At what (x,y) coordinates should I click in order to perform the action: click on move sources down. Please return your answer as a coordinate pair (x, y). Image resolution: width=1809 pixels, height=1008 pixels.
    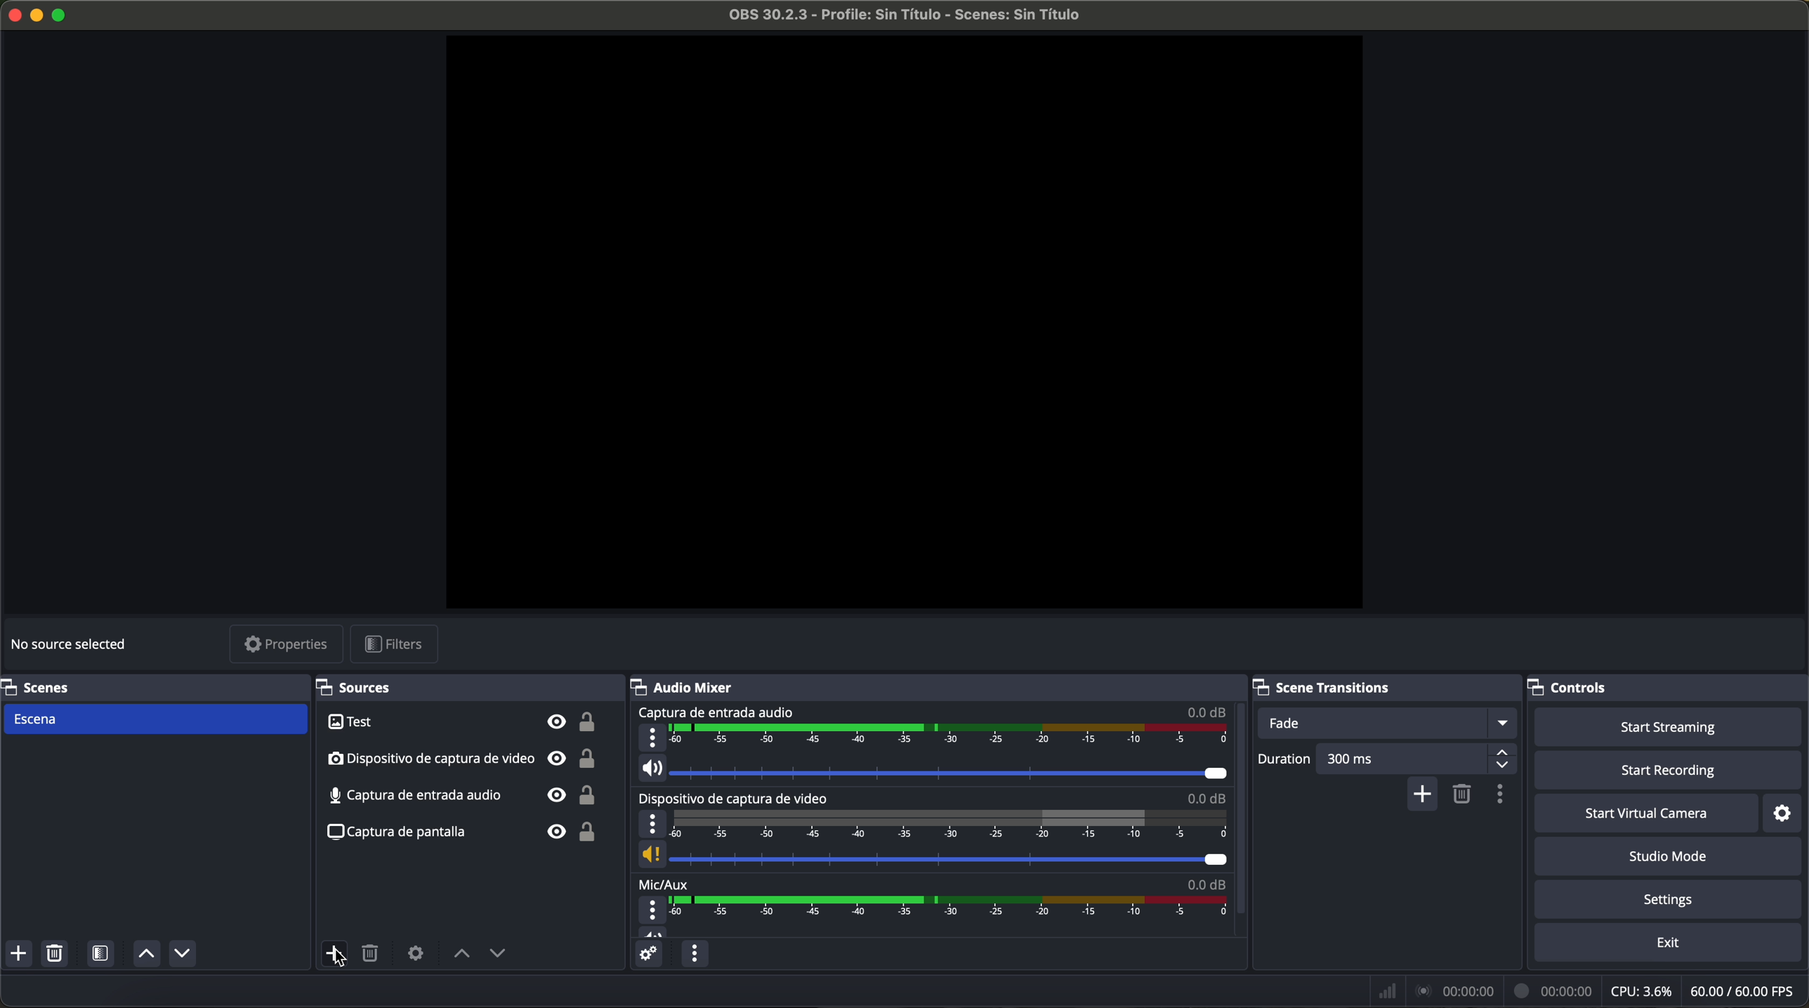
    Looking at the image, I should click on (183, 954).